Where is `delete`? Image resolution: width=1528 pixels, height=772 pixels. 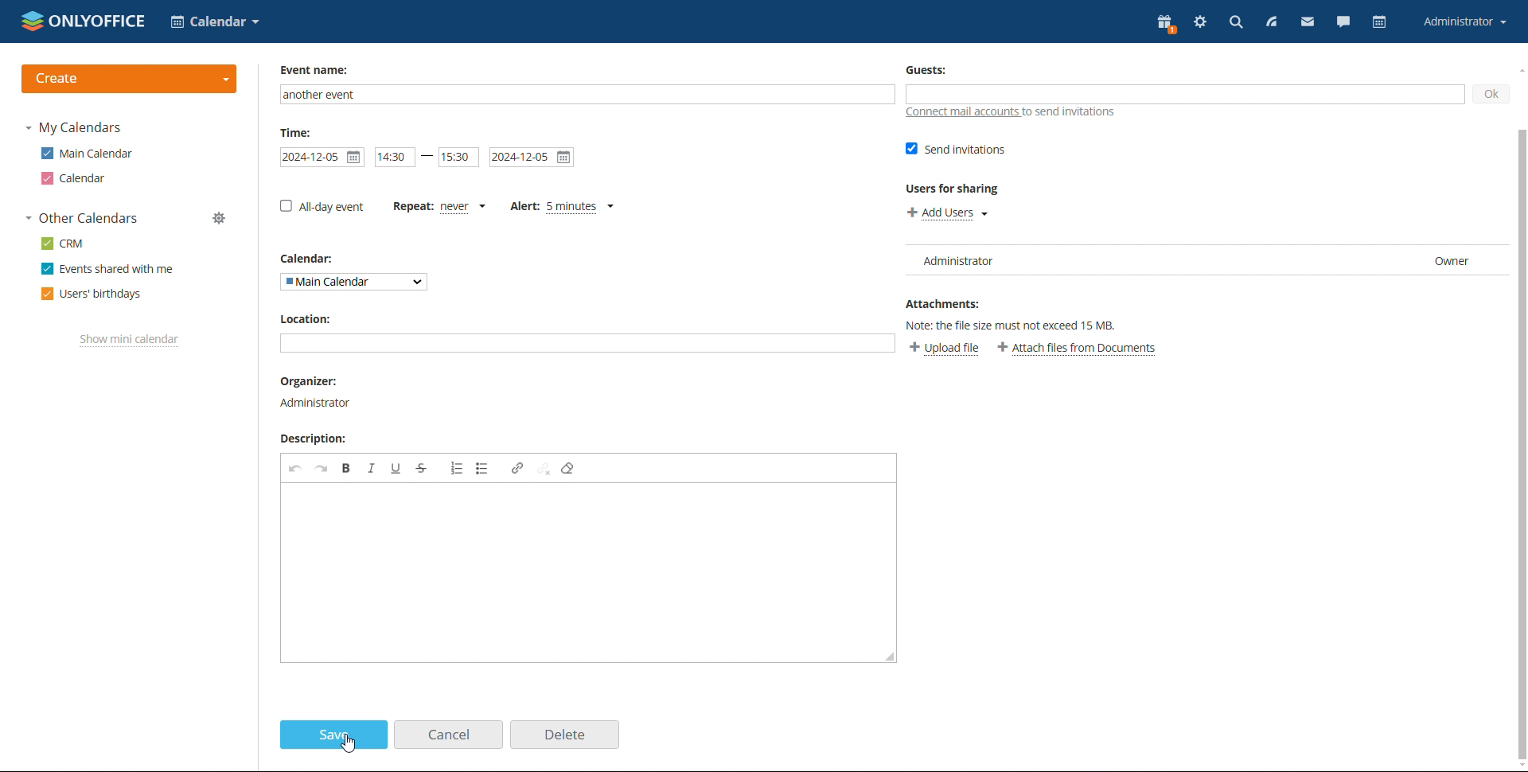
delete is located at coordinates (563, 735).